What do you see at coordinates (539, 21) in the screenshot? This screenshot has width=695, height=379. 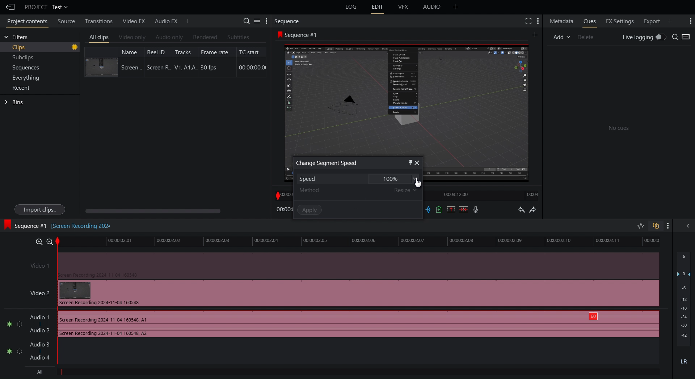 I see `More` at bounding box center [539, 21].